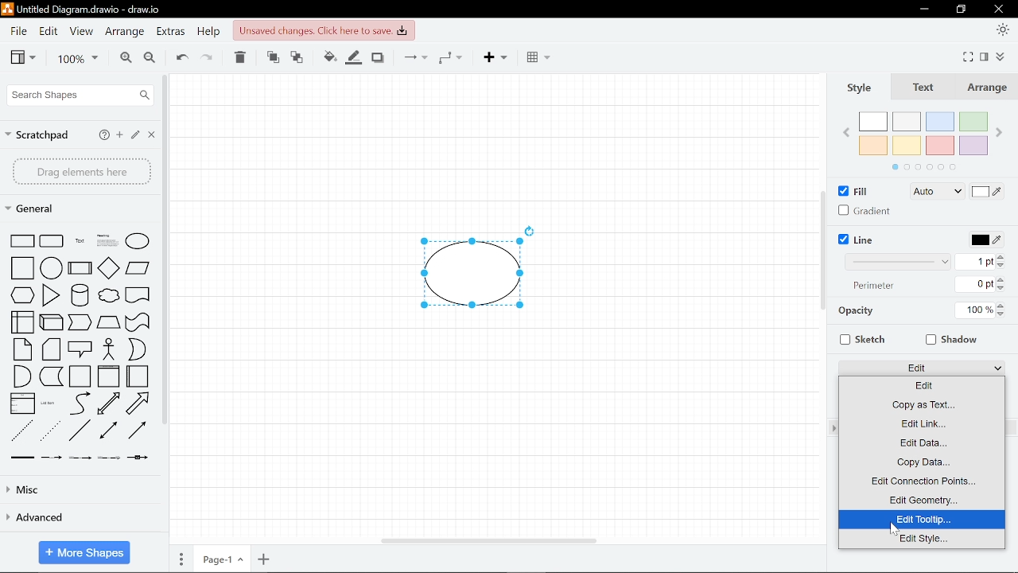 This screenshot has width=1018, height=573. I want to click on container, so click(80, 376).